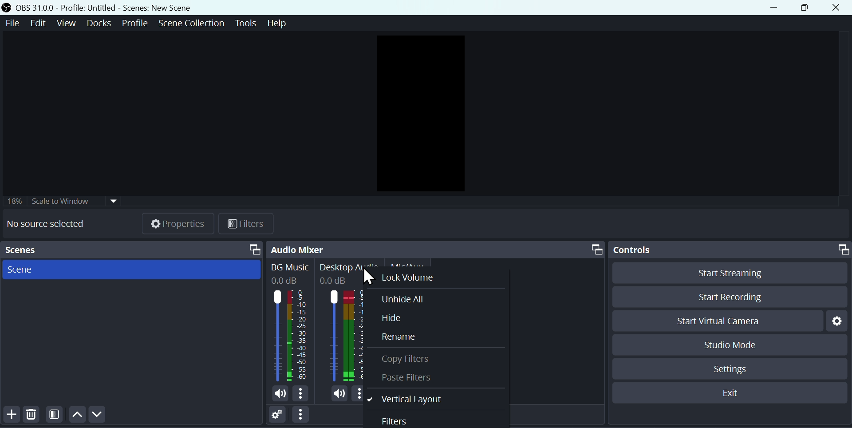 This screenshot has width=852, height=428. What do you see at coordinates (127, 271) in the screenshot?
I see `Scenes` at bounding box center [127, 271].